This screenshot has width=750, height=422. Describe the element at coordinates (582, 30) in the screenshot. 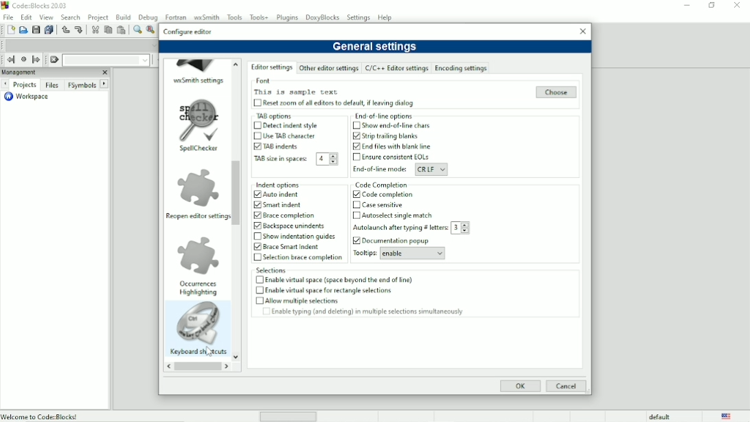

I see `Close` at that location.